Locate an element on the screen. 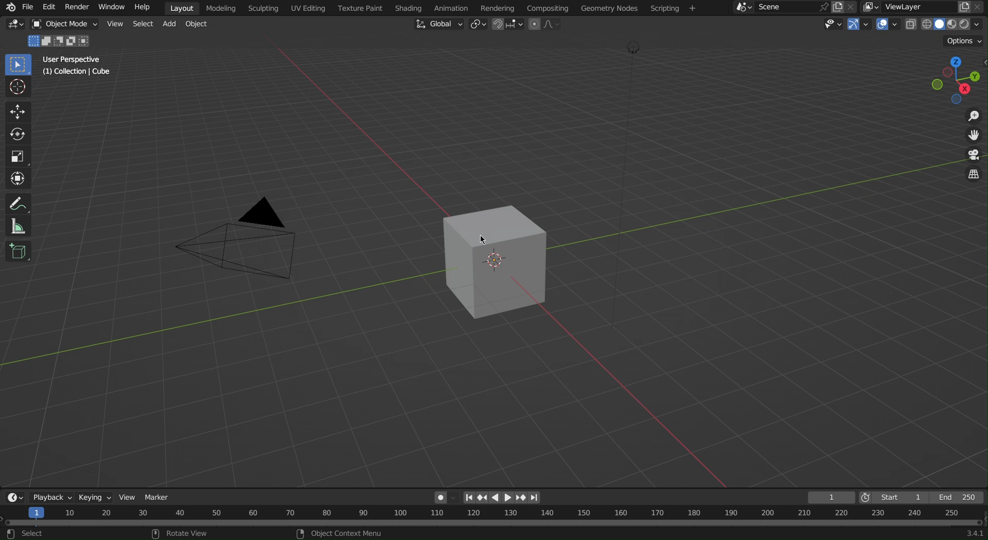 The image size is (988, 540). Add is located at coordinates (172, 25).